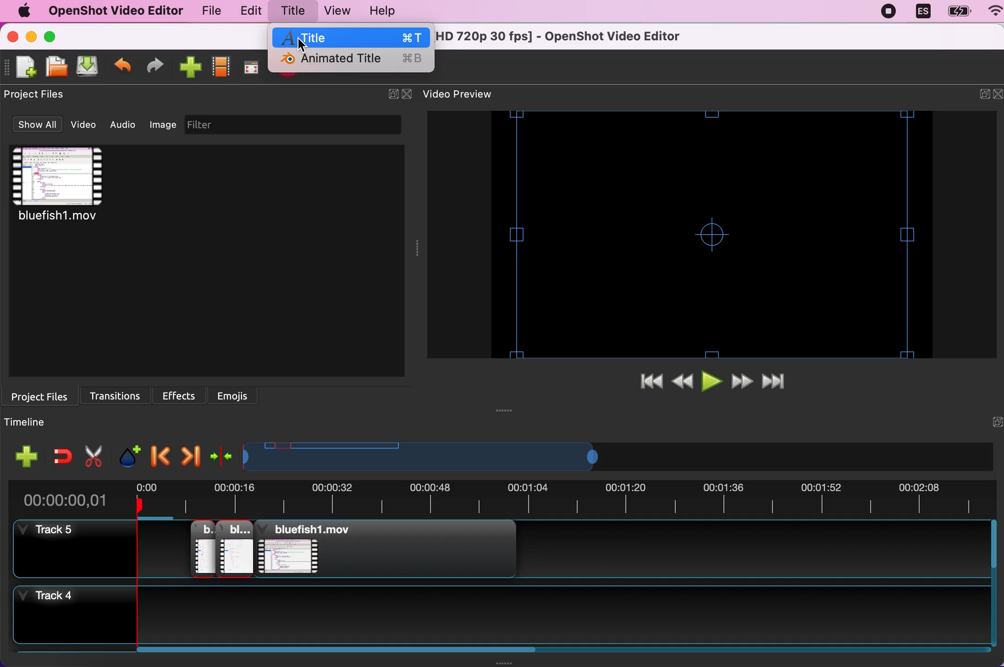 The height and width of the screenshot is (667, 1004). What do you see at coordinates (111, 11) in the screenshot?
I see `openshot video editor` at bounding box center [111, 11].